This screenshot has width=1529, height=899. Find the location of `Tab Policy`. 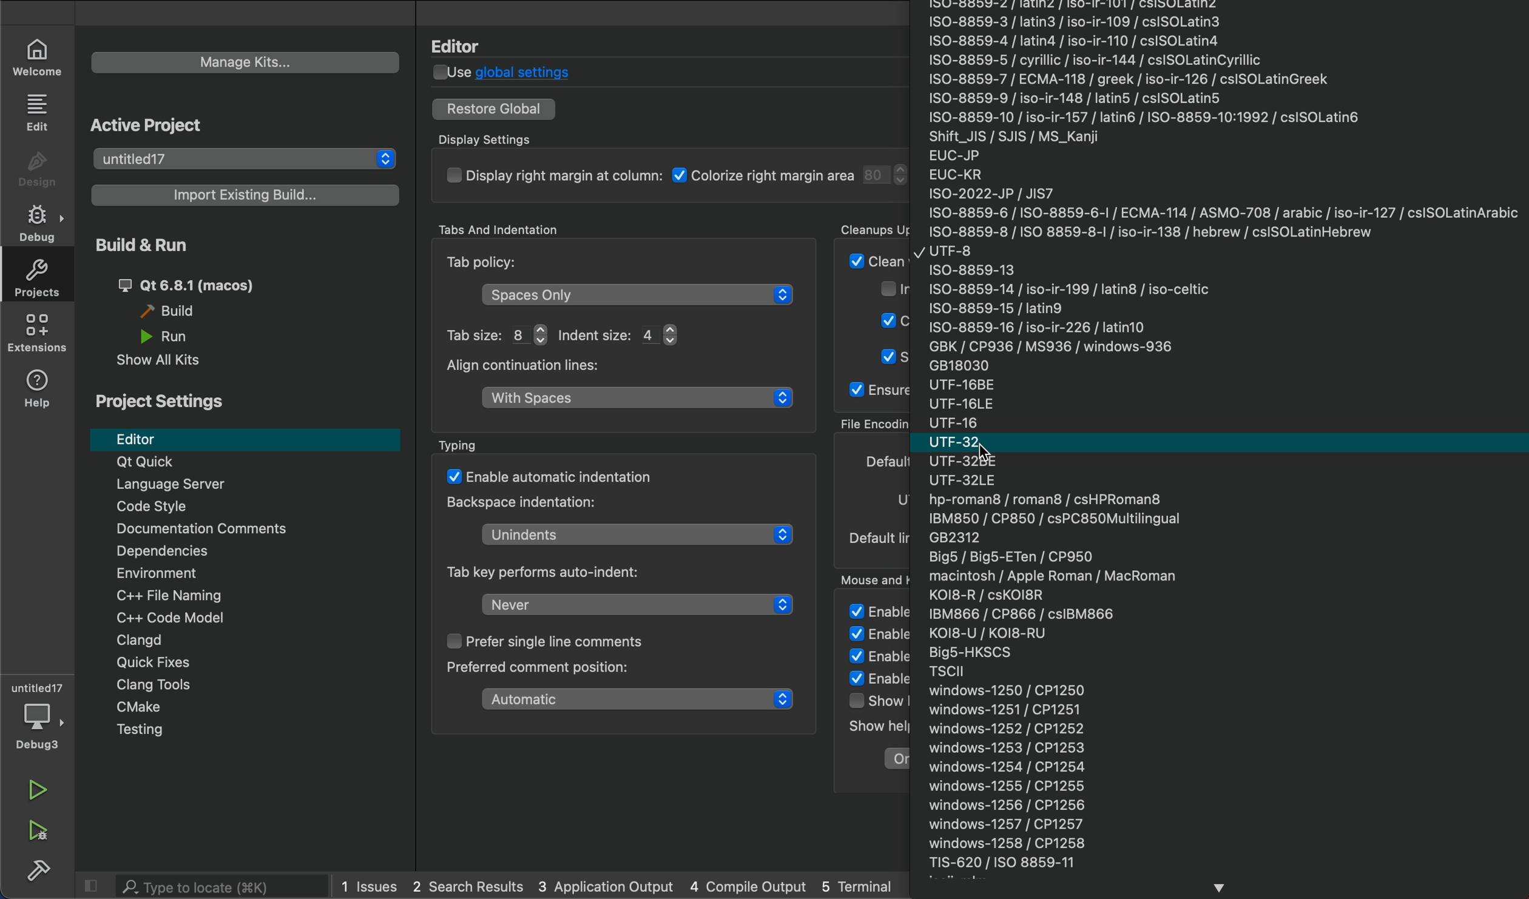

Tab Policy is located at coordinates (487, 264).